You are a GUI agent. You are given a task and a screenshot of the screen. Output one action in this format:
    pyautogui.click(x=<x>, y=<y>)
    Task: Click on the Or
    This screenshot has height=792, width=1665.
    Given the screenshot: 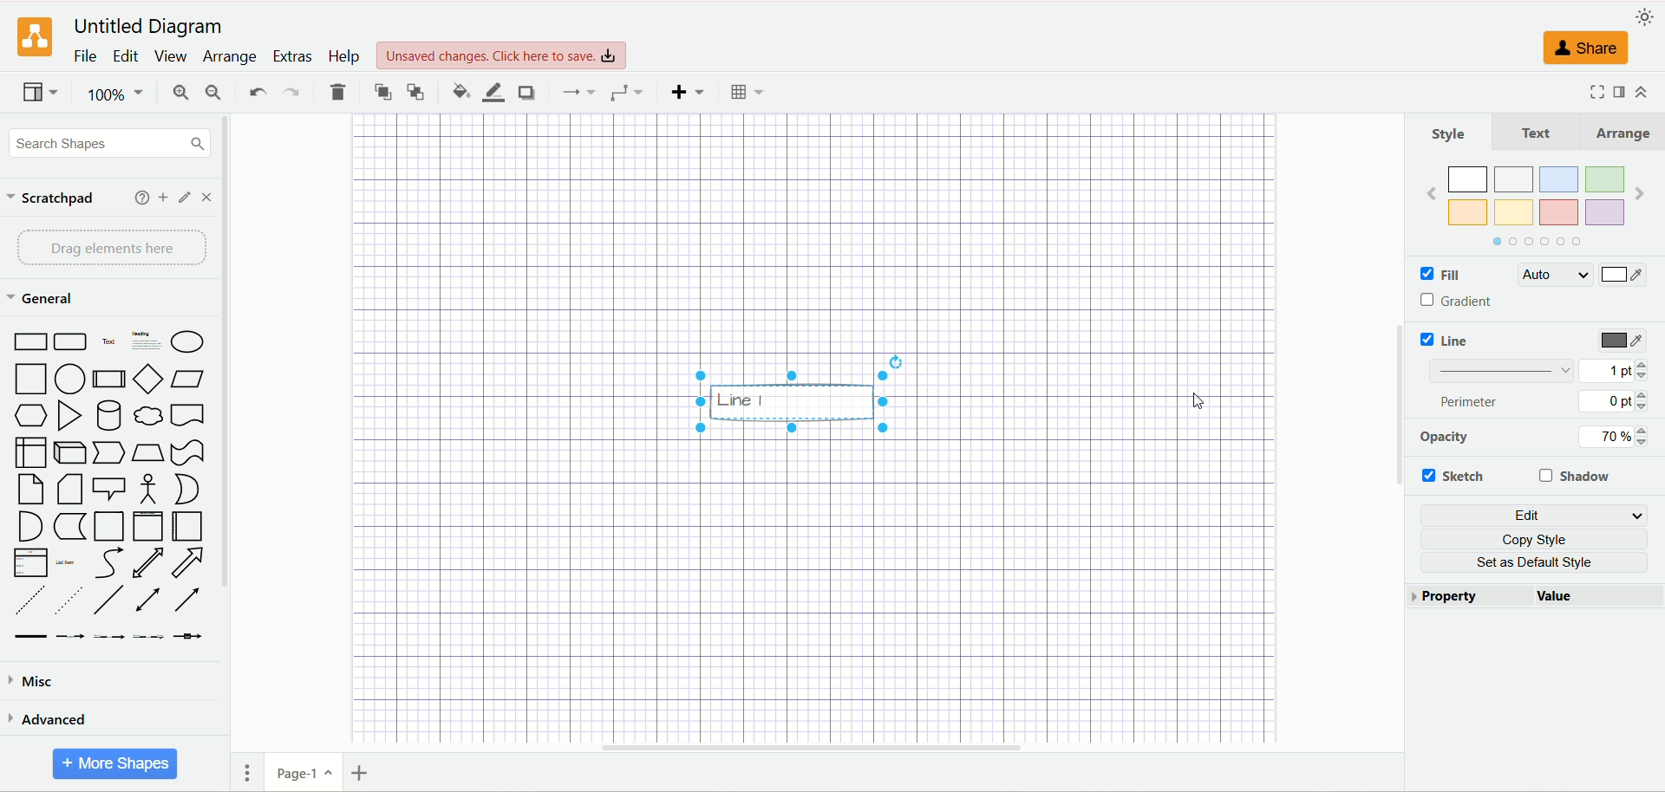 What is the action you would take?
    pyautogui.click(x=187, y=490)
    